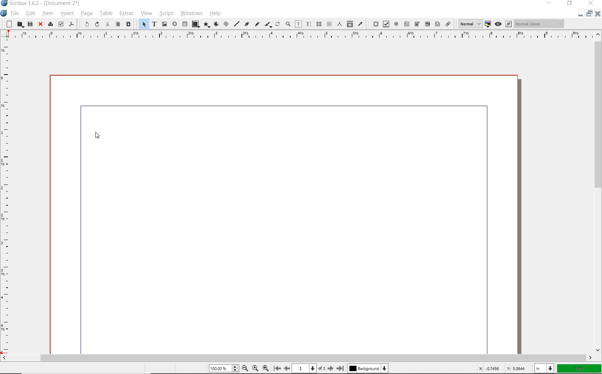 This screenshot has height=374, width=602. I want to click on extras, so click(127, 14).